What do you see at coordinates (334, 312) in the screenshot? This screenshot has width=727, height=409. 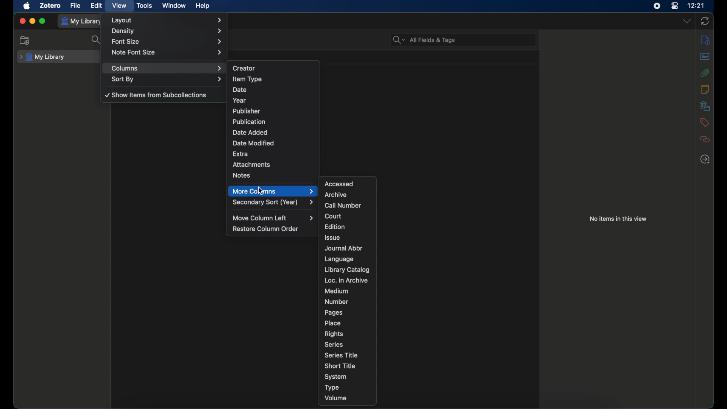 I see `pages` at bounding box center [334, 312].